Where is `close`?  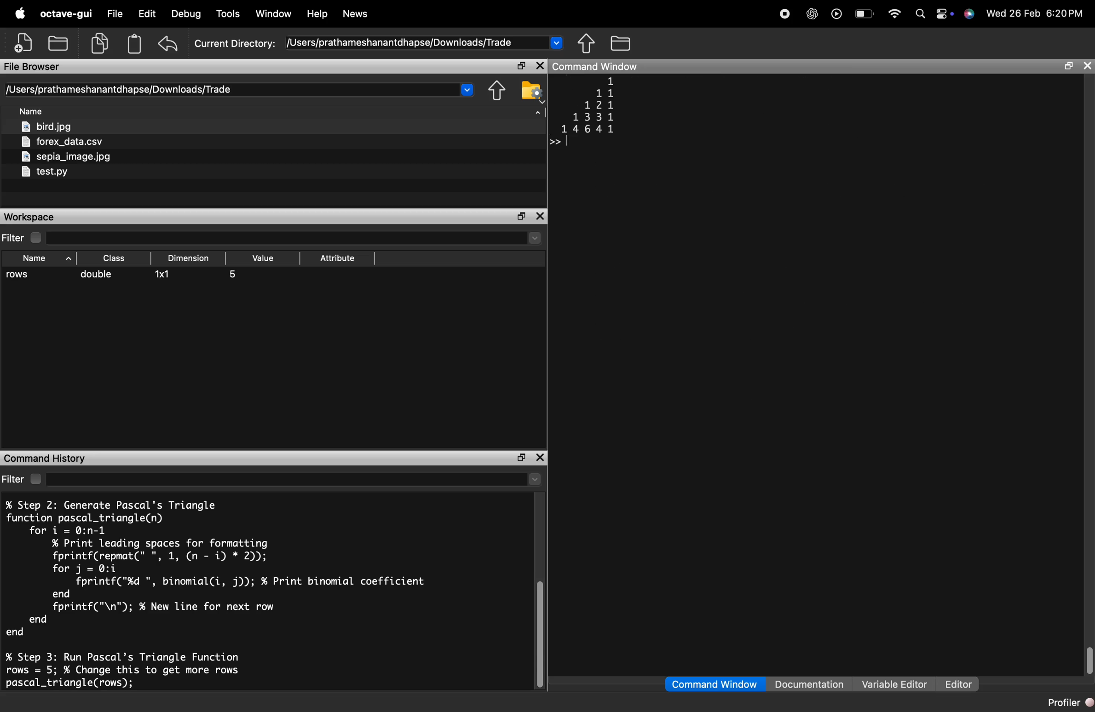
close is located at coordinates (541, 216).